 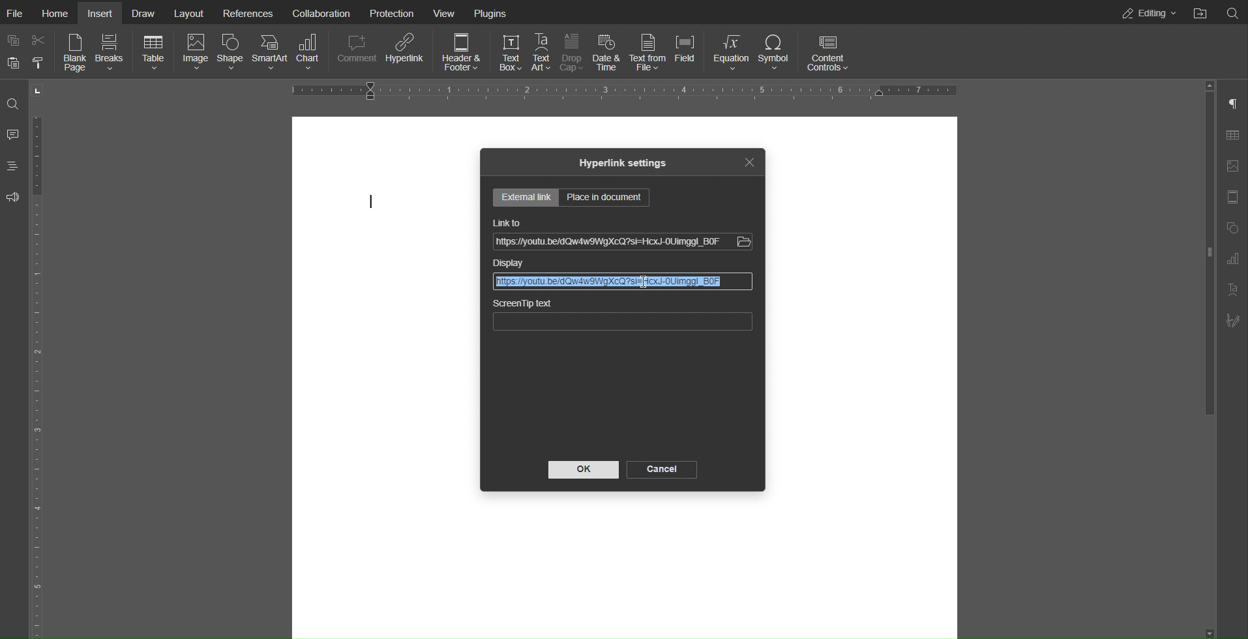 What do you see at coordinates (18, 13) in the screenshot?
I see `File` at bounding box center [18, 13].